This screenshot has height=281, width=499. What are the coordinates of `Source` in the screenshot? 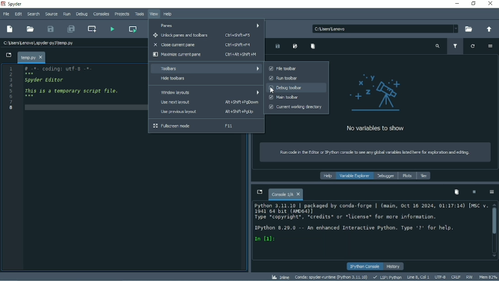 It's located at (51, 14).